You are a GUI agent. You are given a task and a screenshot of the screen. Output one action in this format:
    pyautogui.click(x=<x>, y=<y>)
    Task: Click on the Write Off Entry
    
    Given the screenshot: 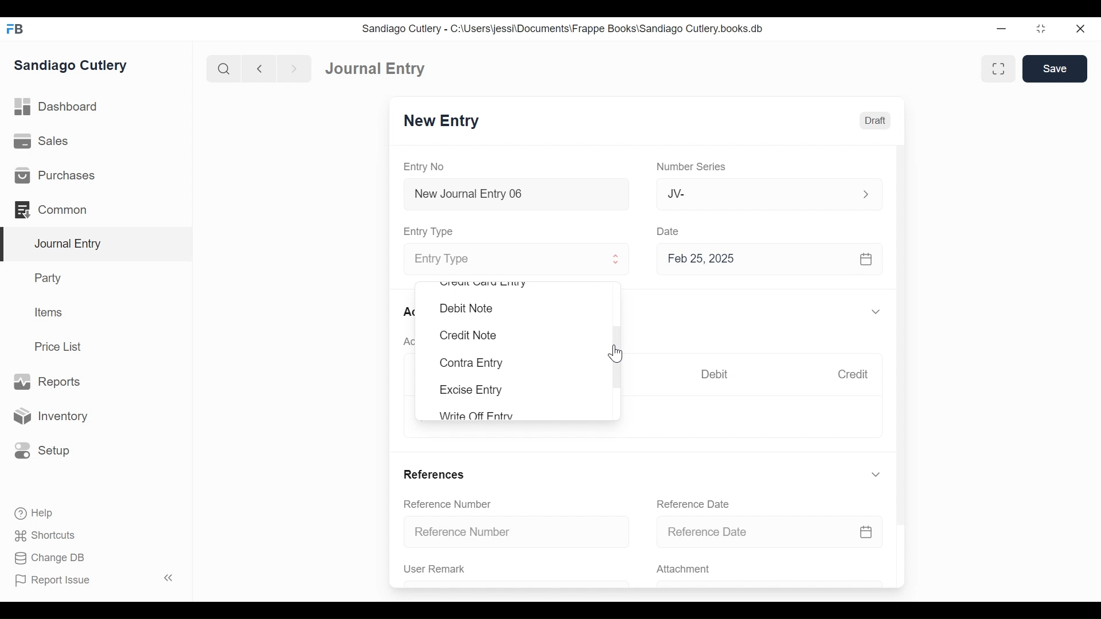 What is the action you would take?
    pyautogui.click(x=475, y=415)
    